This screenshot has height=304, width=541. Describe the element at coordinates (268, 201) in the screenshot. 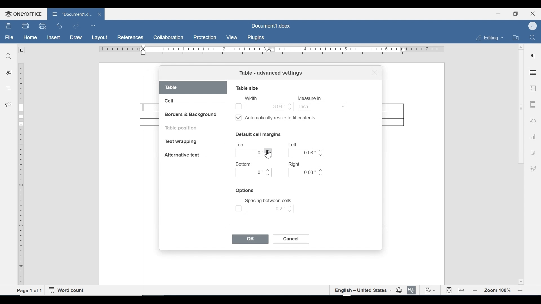

I see `Spacing between cells` at that location.